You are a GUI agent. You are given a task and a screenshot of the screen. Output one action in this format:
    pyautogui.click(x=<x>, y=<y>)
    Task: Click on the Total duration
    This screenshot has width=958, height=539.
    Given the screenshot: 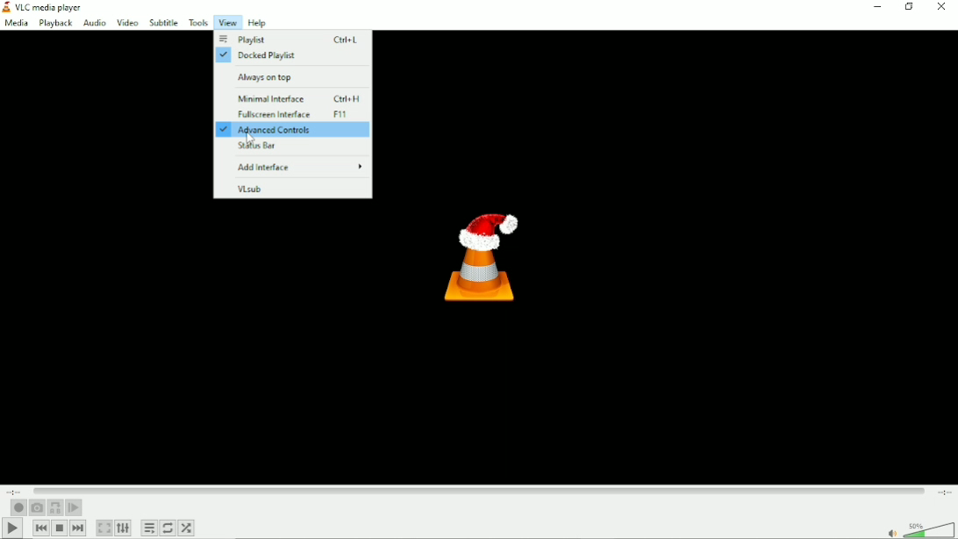 What is the action you would take?
    pyautogui.click(x=944, y=492)
    